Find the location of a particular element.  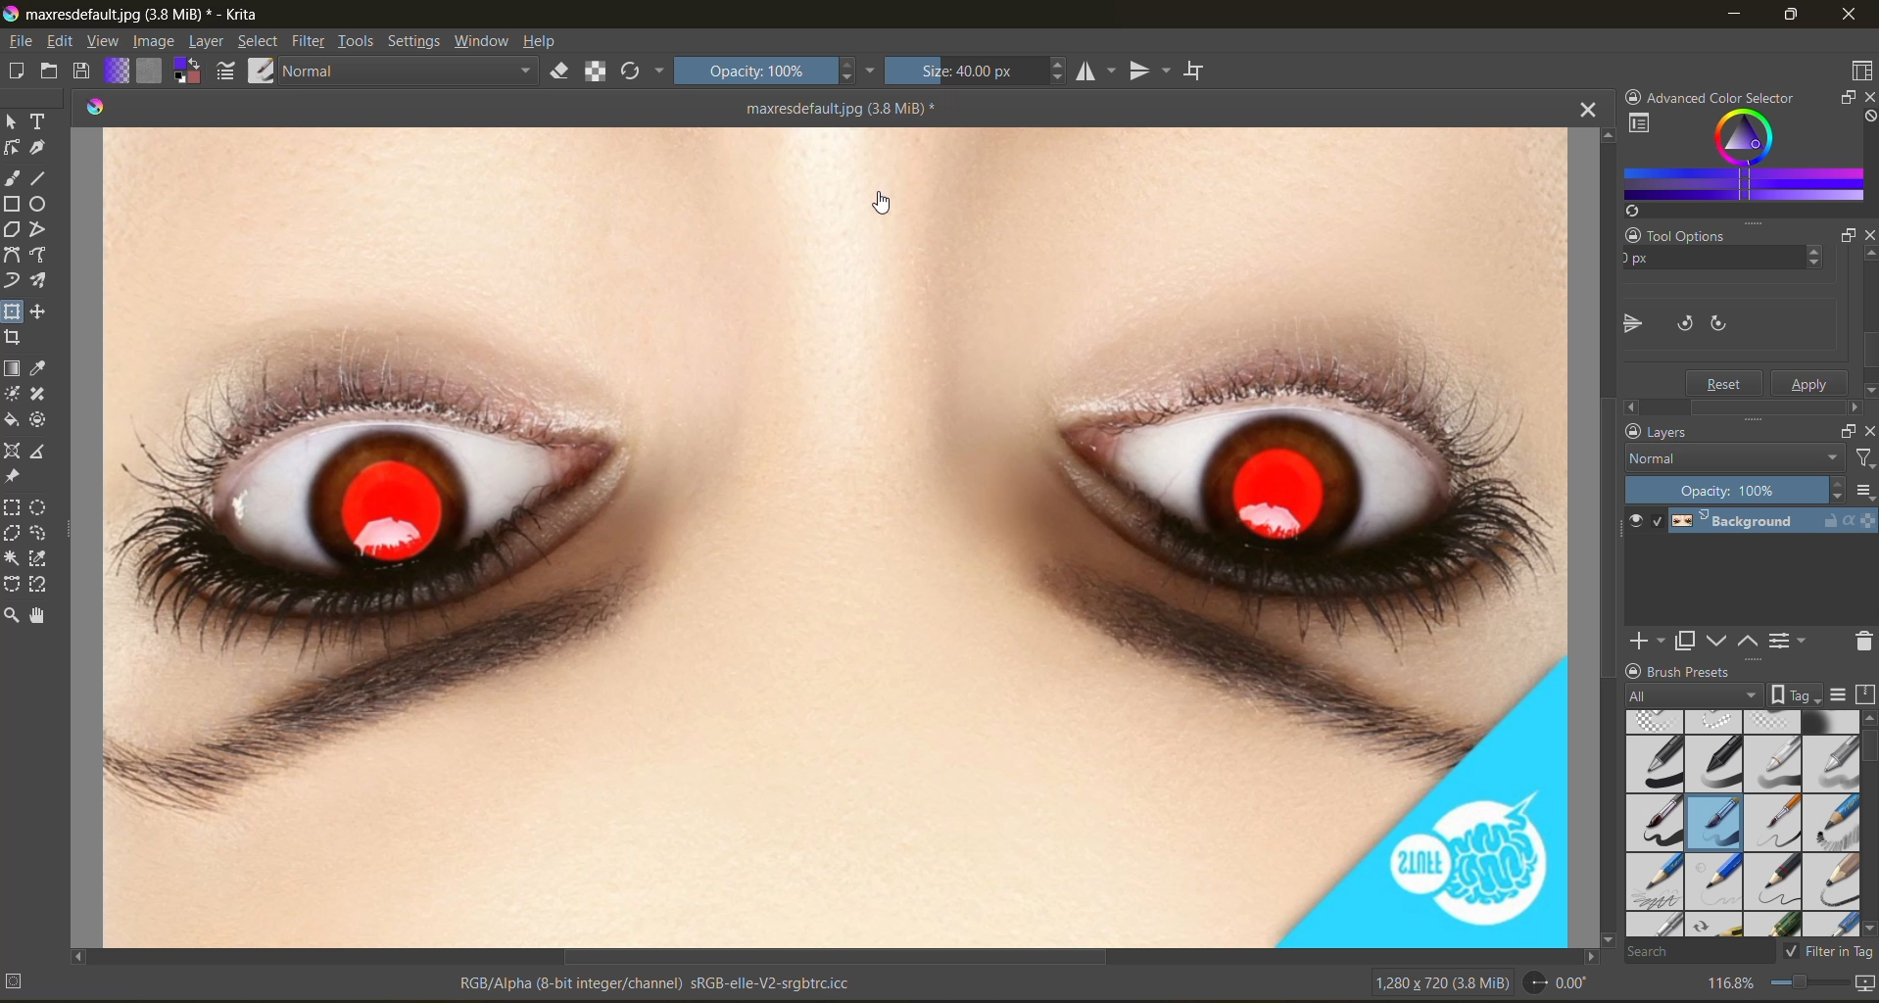

cursor is located at coordinates (878, 205).